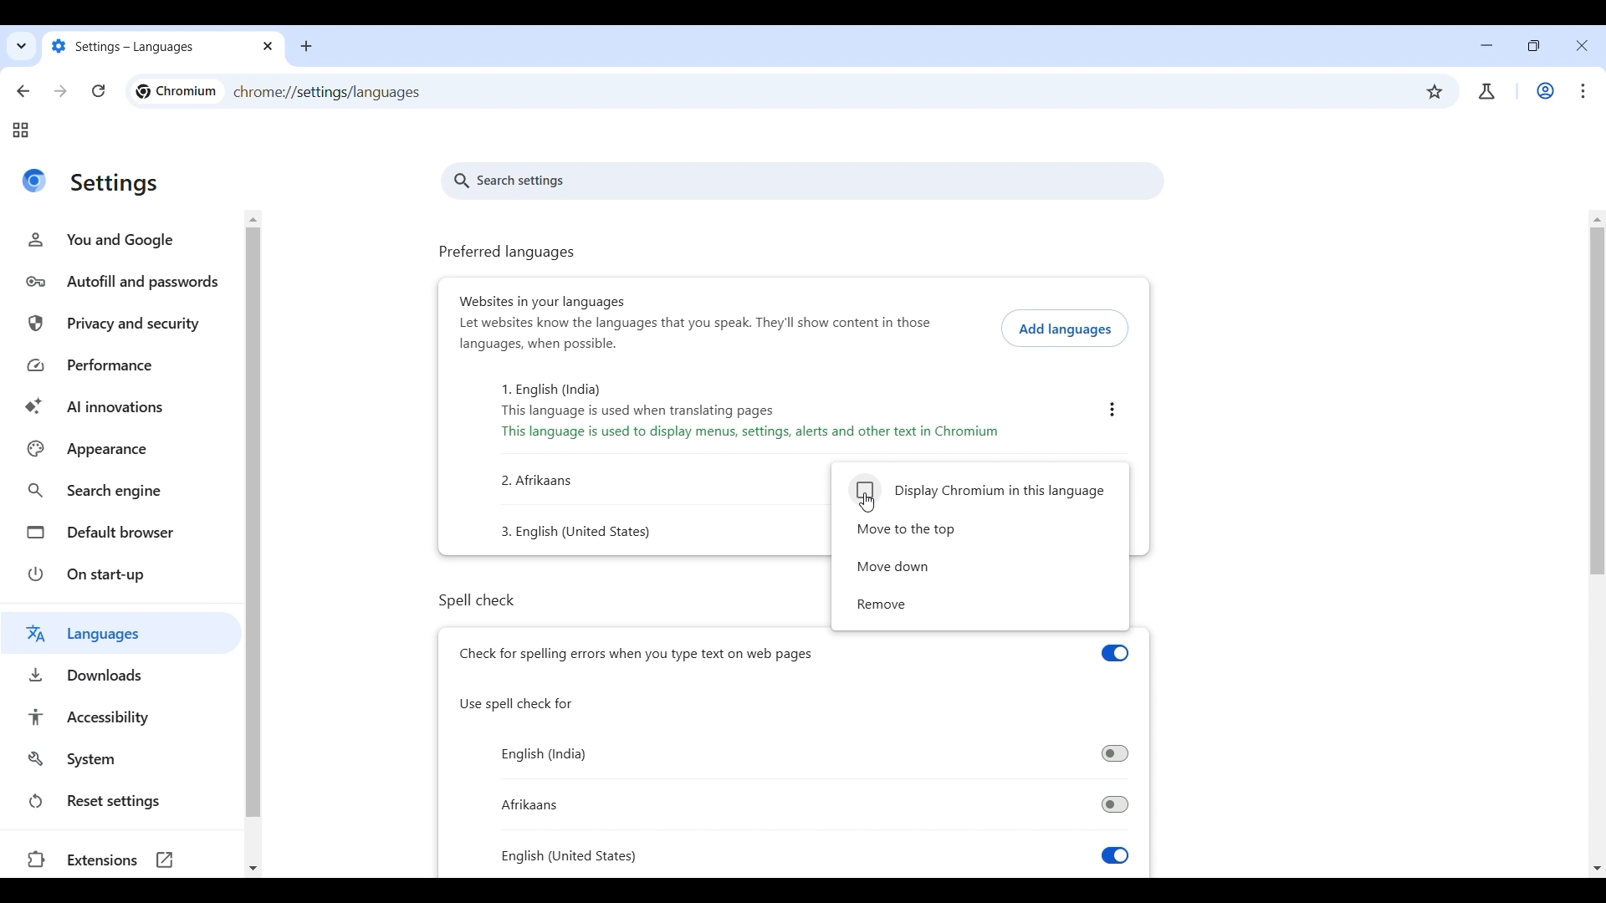 This screenshot has height=903, width=1606. What do you see at coordinates (256, 524) in the screenshot?
I see `Vertical slide bar` at bounding box center [256, 524].